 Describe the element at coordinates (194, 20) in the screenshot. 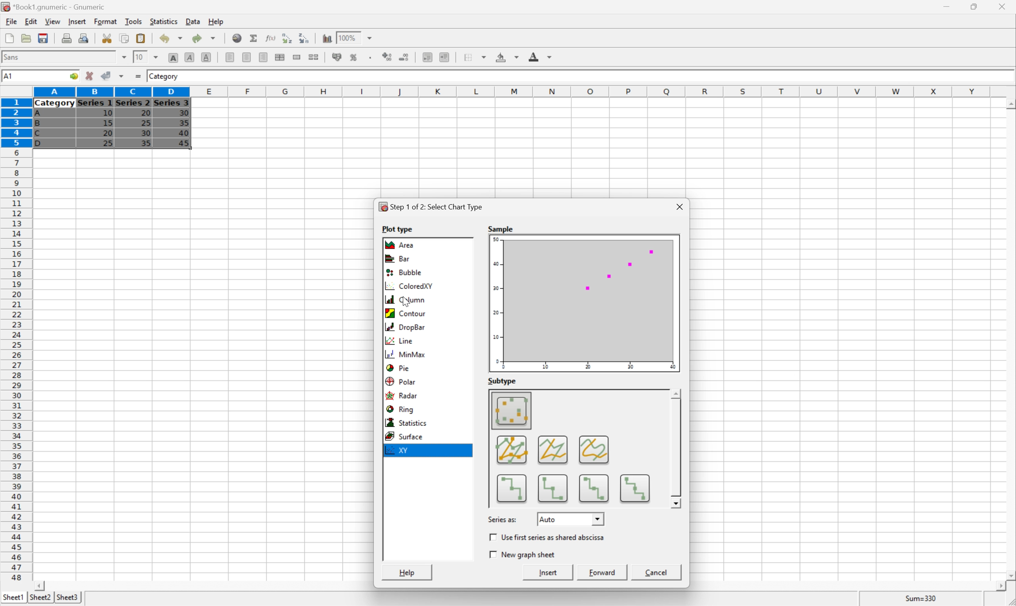

I see `Data` at that location.